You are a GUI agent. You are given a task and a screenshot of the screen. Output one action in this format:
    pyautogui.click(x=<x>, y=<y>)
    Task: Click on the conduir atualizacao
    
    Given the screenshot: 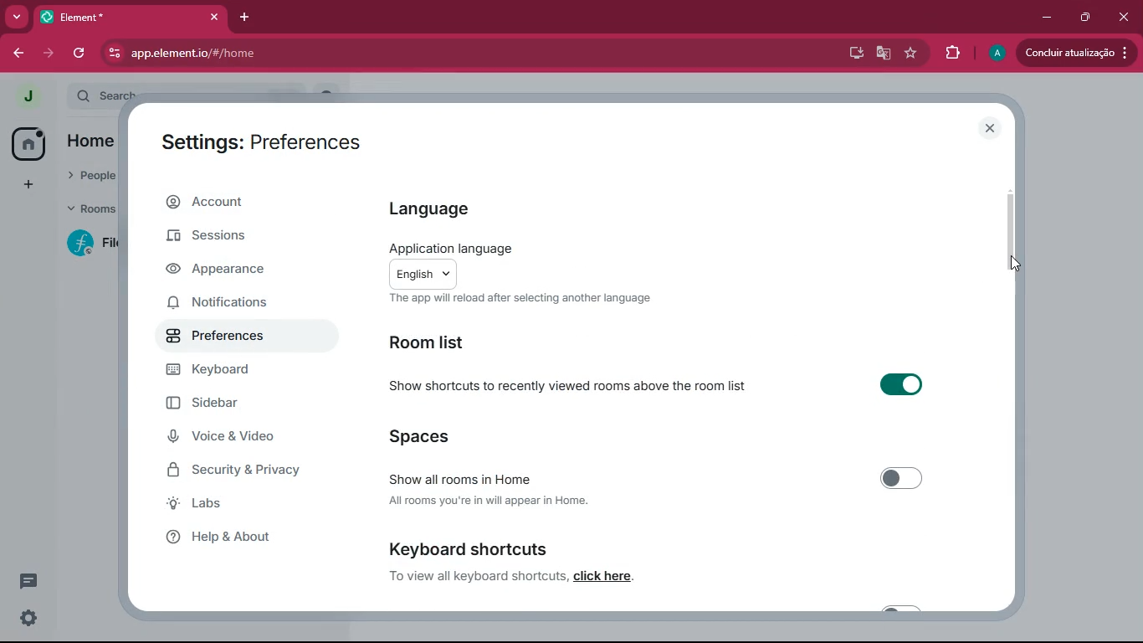 What is the action you would take?
    pyautogui.click(x=1077, y=52)
    